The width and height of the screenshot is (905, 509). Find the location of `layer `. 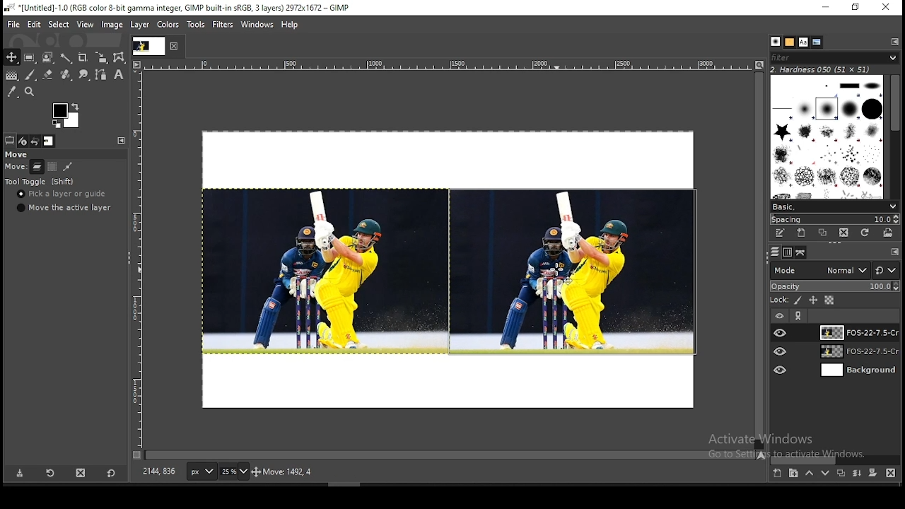

layer  is located at coordinates (857, 353).